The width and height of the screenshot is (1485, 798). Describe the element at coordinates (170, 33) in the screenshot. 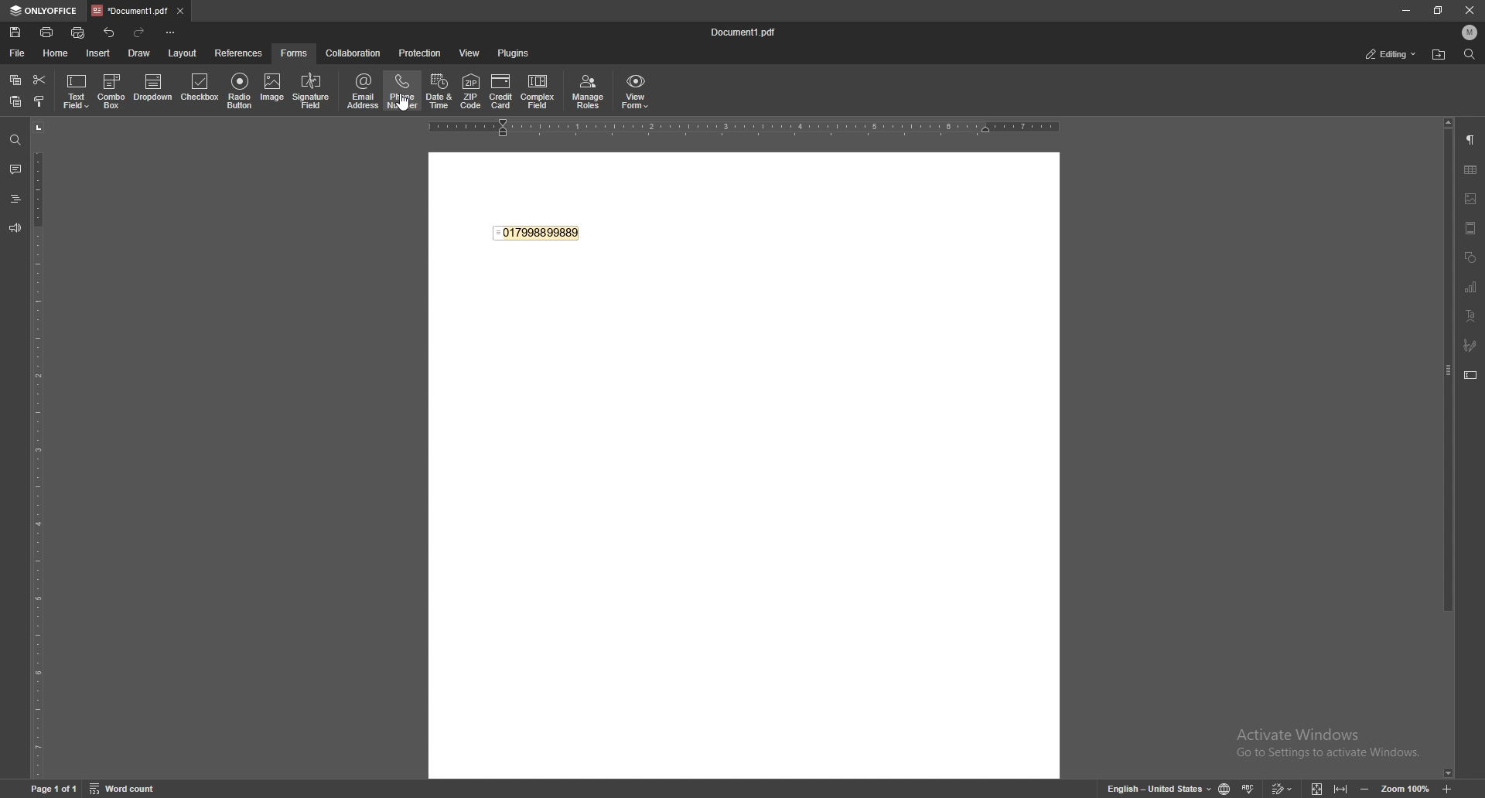

I see `customize toolbar` at that location.